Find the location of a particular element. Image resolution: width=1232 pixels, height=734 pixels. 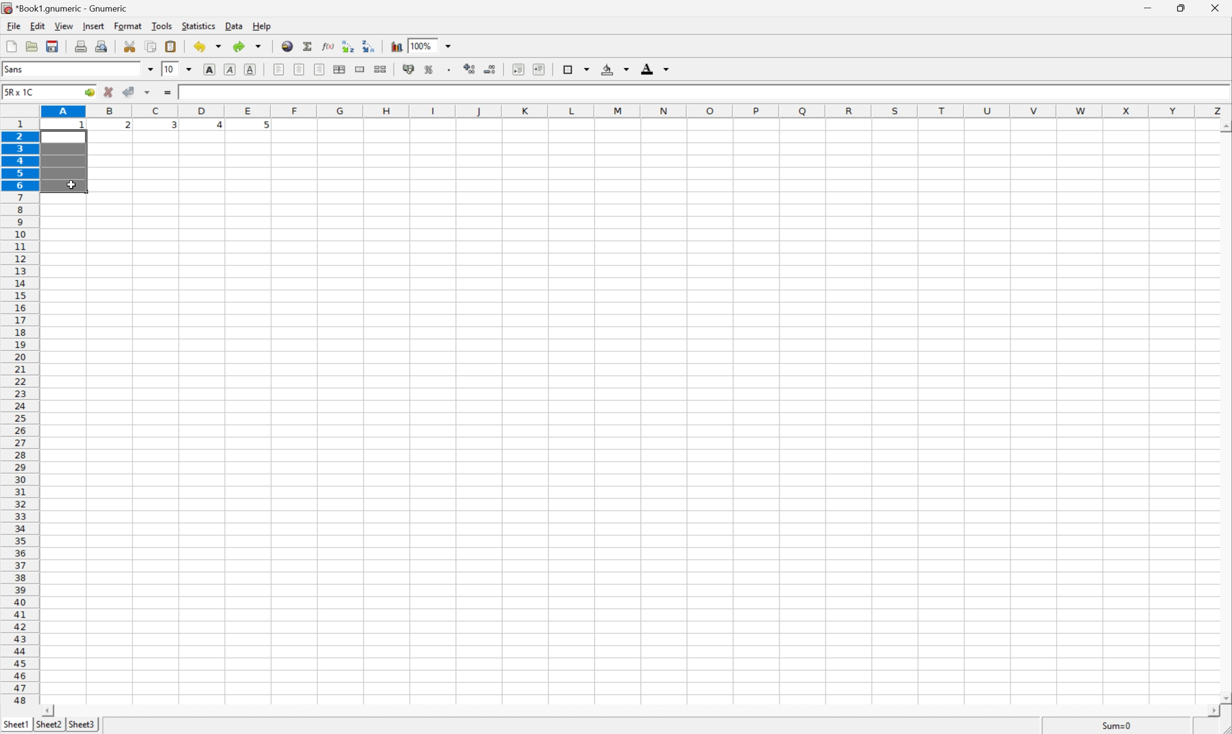

scroll right is located at coordinates (1215, 712).